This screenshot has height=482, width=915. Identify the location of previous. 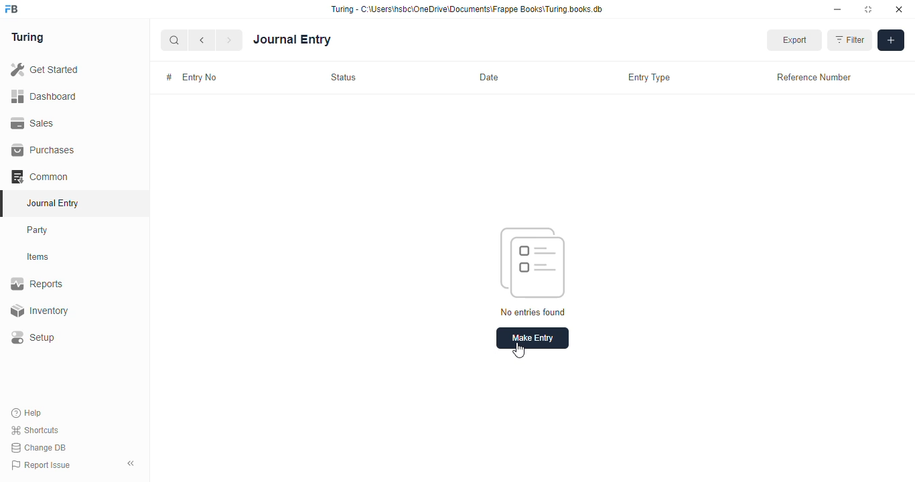
(203, 40).